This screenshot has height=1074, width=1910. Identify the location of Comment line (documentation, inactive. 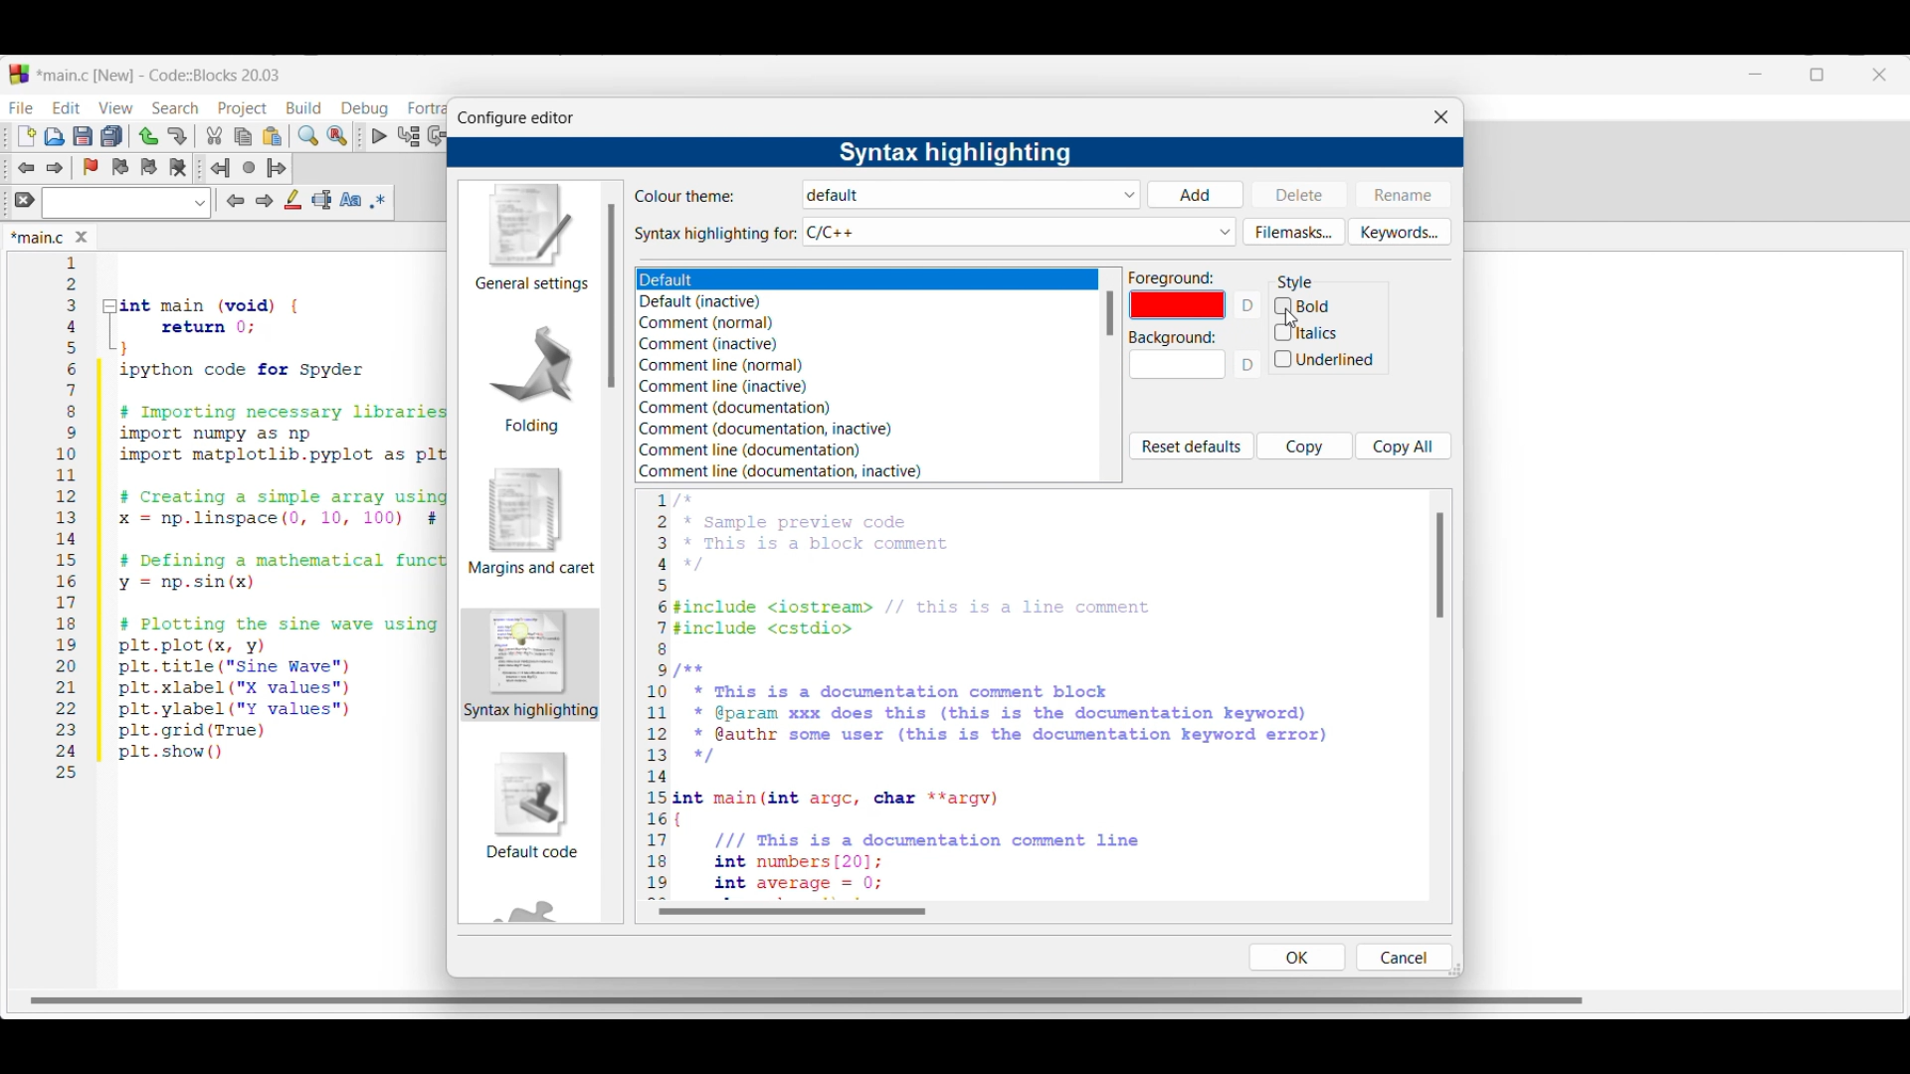
(781, 471).